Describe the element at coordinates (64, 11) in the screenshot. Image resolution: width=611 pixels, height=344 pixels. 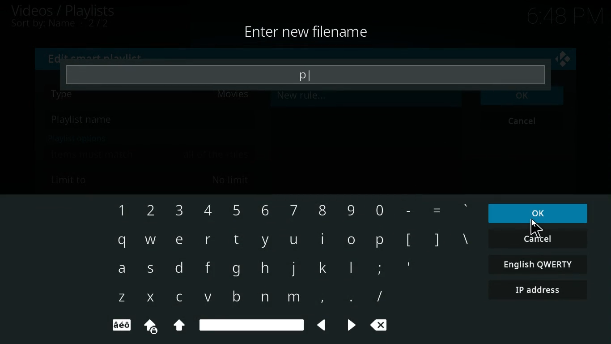
I see `videos/plaaylists` at that location.